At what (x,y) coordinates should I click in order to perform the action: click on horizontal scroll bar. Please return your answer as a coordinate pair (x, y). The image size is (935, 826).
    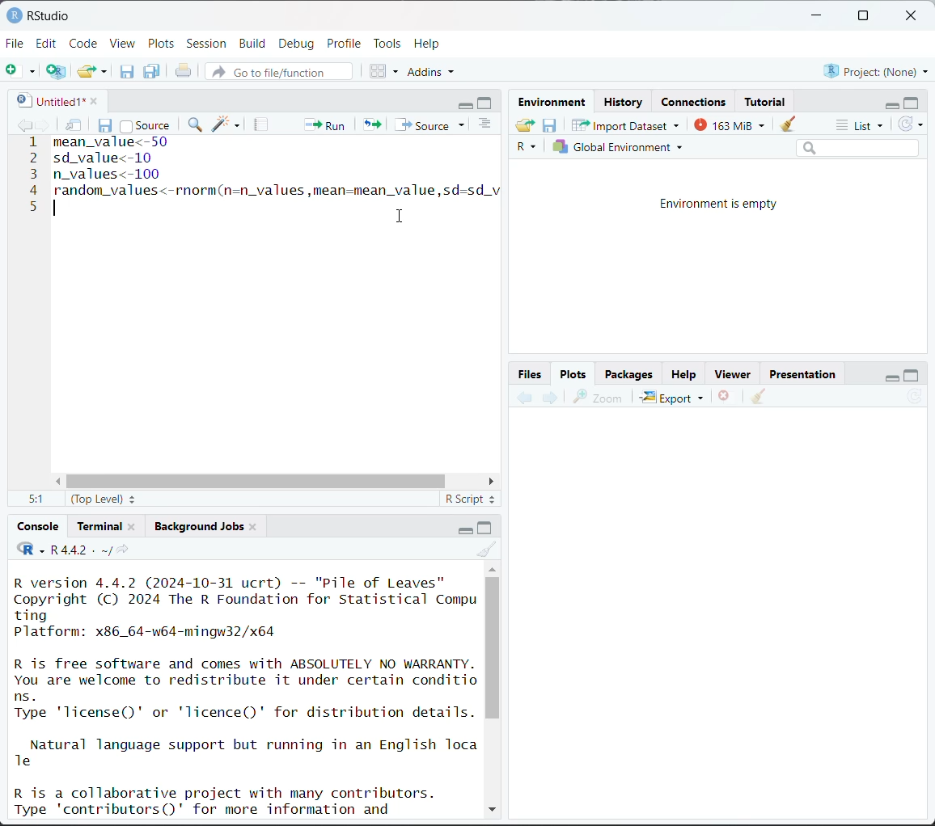
    Looking at the image, I should click on (277, 482).